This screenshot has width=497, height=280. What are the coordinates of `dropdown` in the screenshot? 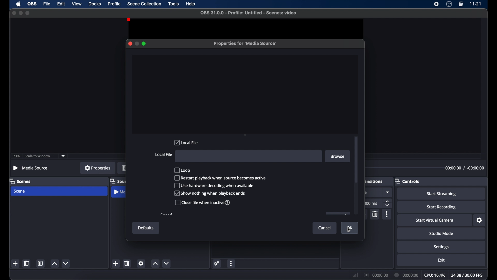 It's located at (167, 263).